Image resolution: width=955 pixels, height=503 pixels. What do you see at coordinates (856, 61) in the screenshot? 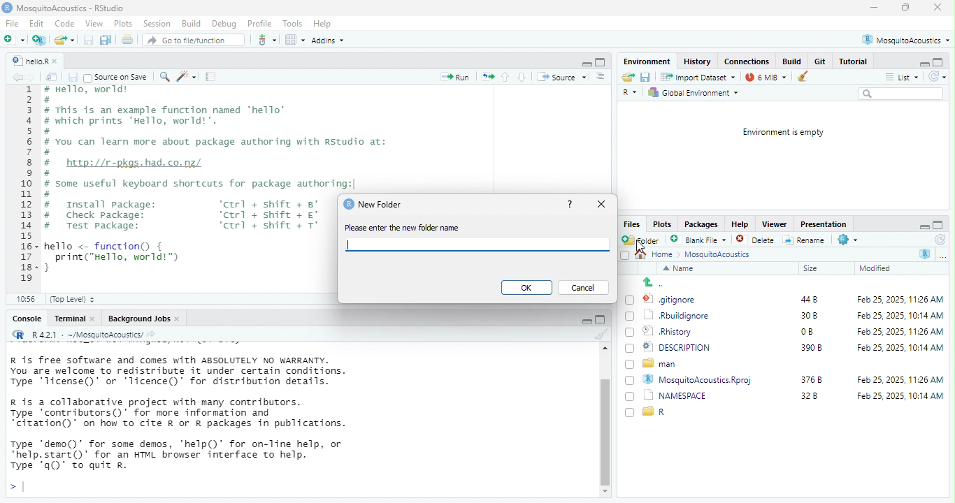
I see `Tutorial` at bounding box center [856, 61].